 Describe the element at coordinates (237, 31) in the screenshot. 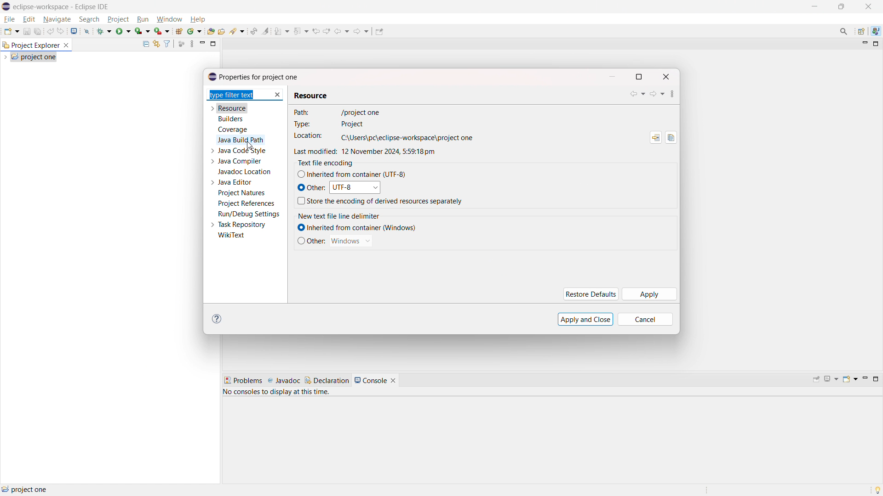

I see `search` at that location.